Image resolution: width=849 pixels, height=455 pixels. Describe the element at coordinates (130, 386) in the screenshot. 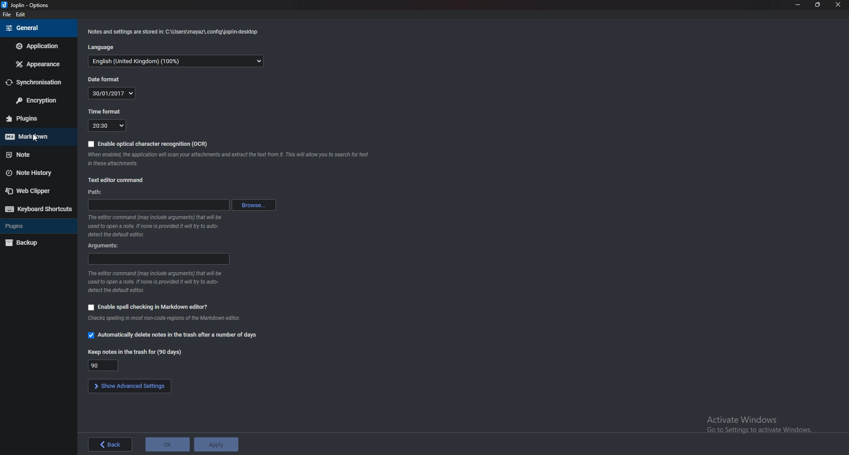

I see `Show advanced settings` at that location.